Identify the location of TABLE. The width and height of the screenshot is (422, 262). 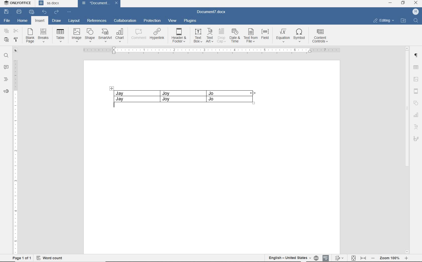
(61, 36).